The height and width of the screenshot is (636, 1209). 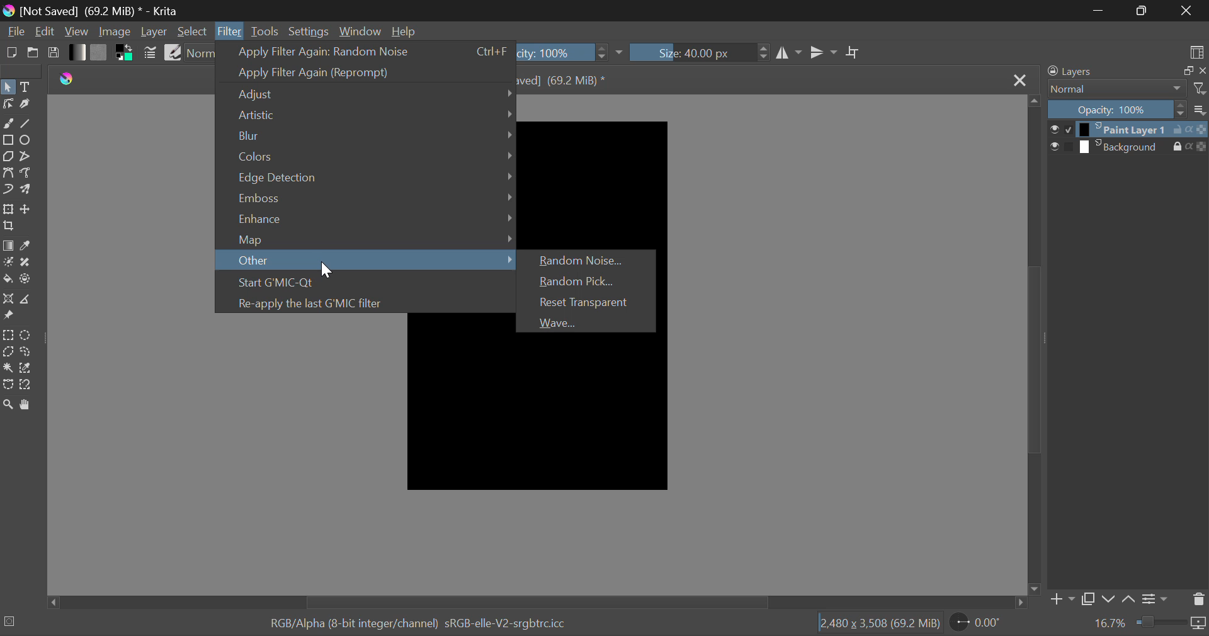 I want to click on Delete Layer, so click(x=1199, y=601).